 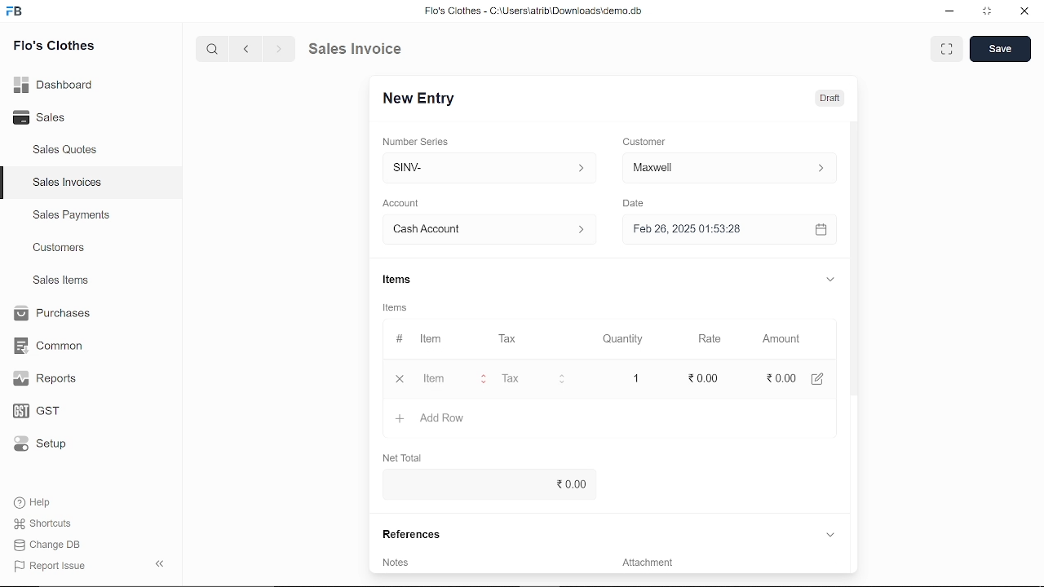 I want to click on SINV- , so click(x=485, y=168).